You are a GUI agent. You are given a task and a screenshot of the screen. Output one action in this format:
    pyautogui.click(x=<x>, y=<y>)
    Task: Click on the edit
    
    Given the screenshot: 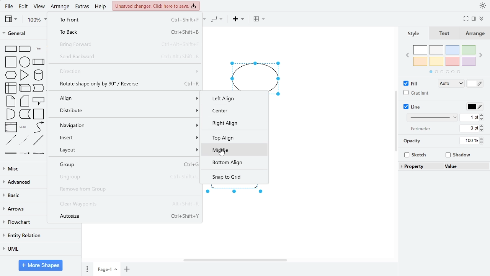 What is the action you would take?
    pyautogui.click(x=24, y=7)
    